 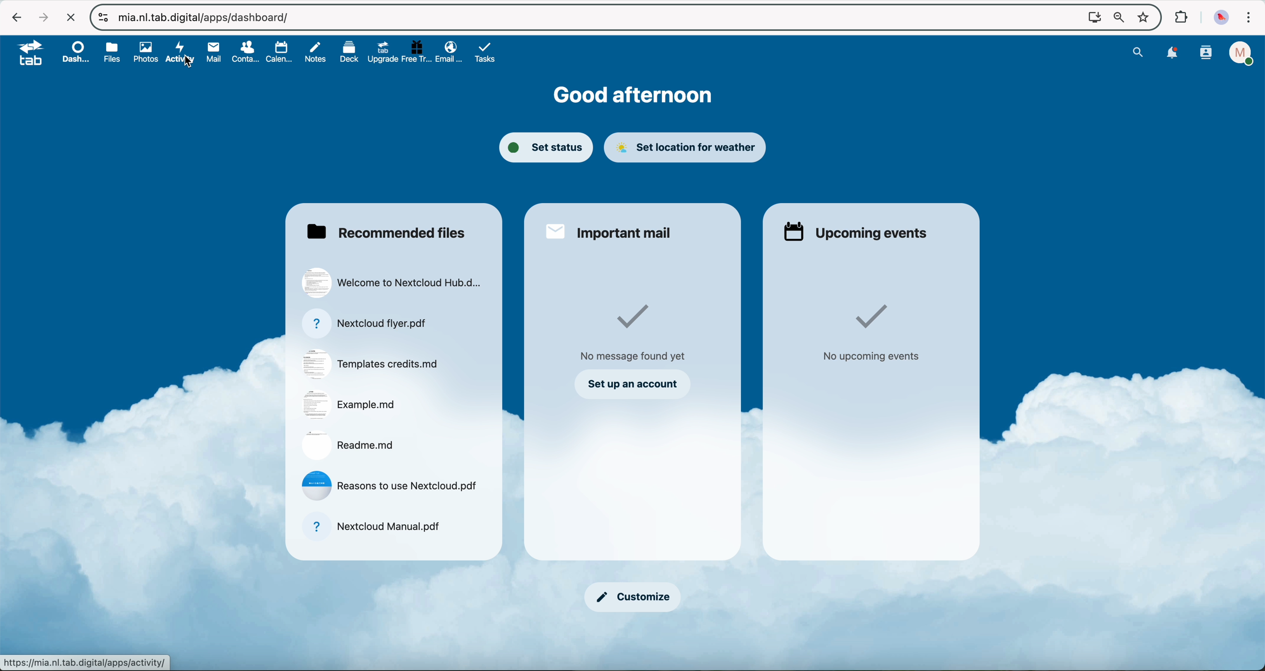 What do you see at coordinates (191, 65) in the screenshot?
I see `cursor` at bounding box center [191, 65].